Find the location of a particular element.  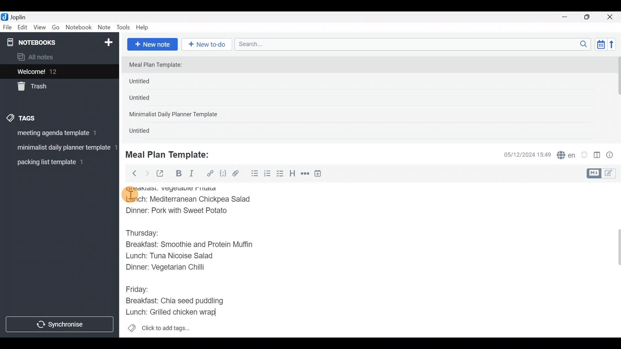

Date & time is located at coordinates (522, 154).